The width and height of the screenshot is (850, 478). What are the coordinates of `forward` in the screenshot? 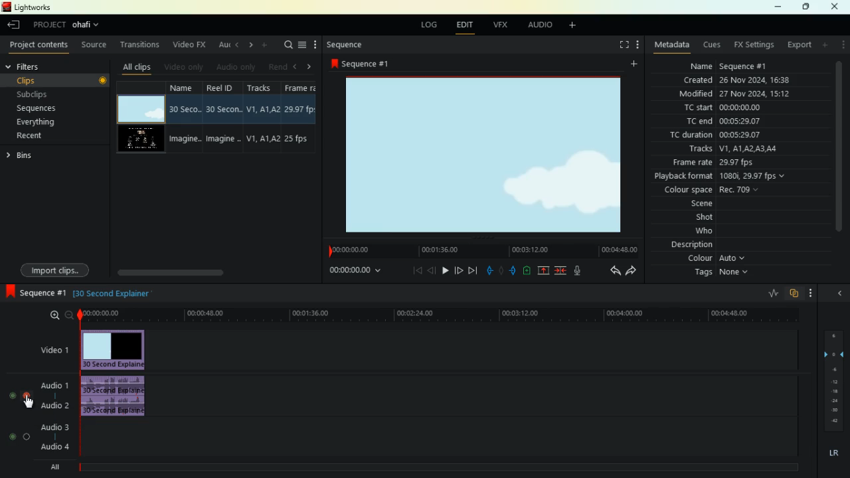 It's located at (633, 271).